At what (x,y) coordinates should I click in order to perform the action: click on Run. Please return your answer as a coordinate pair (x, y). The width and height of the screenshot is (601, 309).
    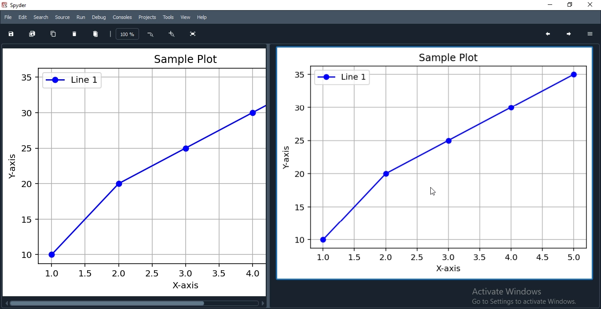
    Looking at the image, I should click on (81, 17).